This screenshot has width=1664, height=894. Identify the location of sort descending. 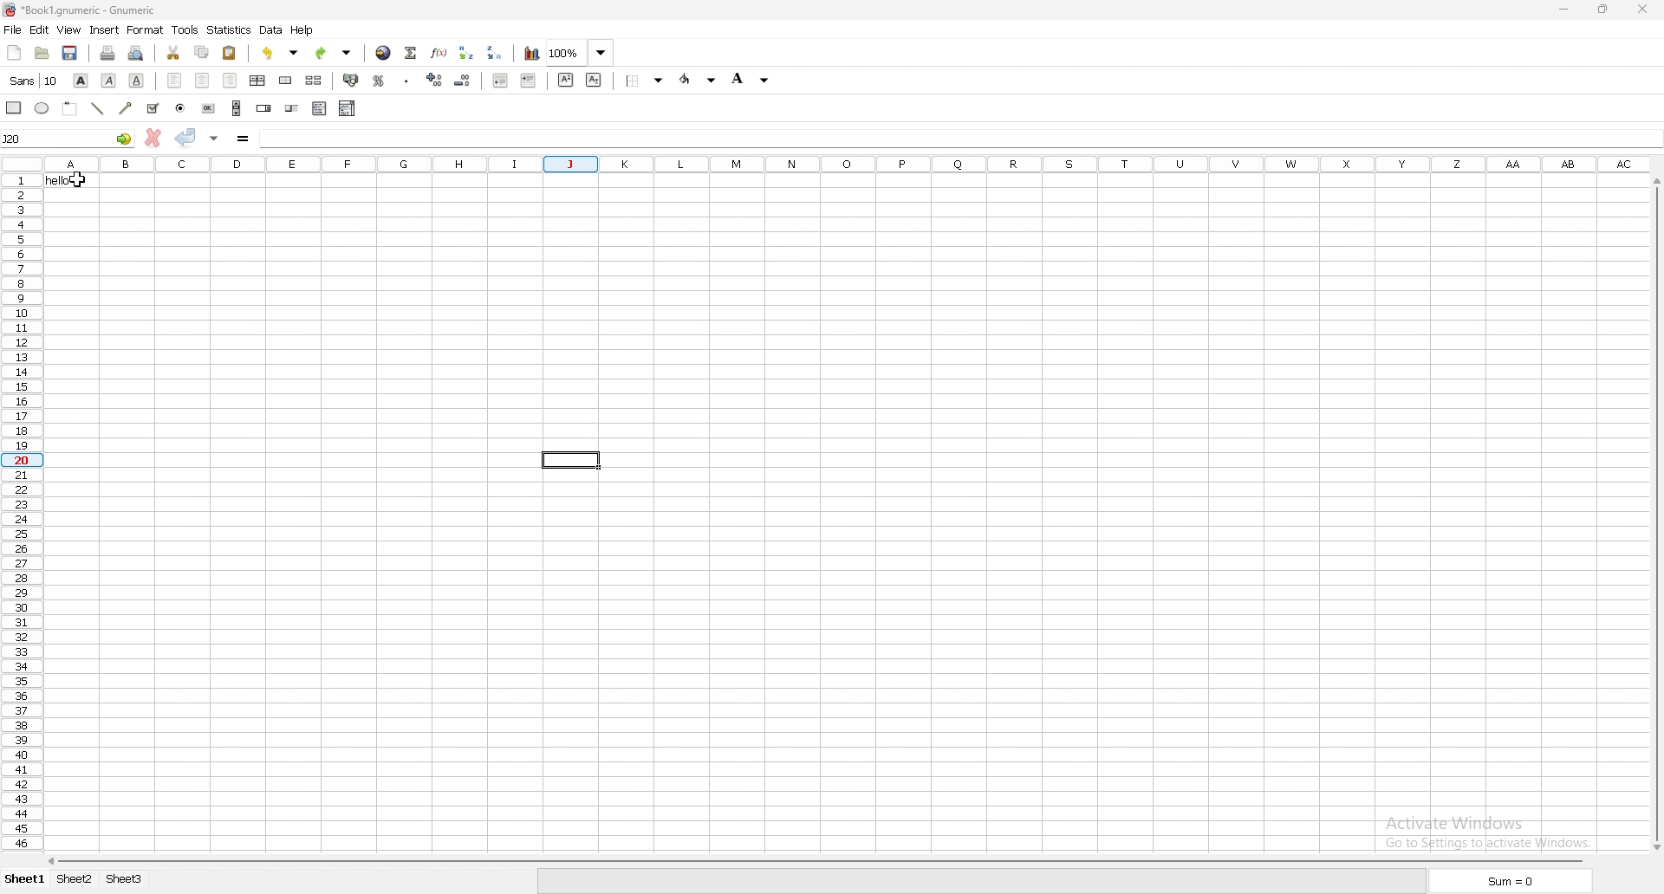
(493, 53).